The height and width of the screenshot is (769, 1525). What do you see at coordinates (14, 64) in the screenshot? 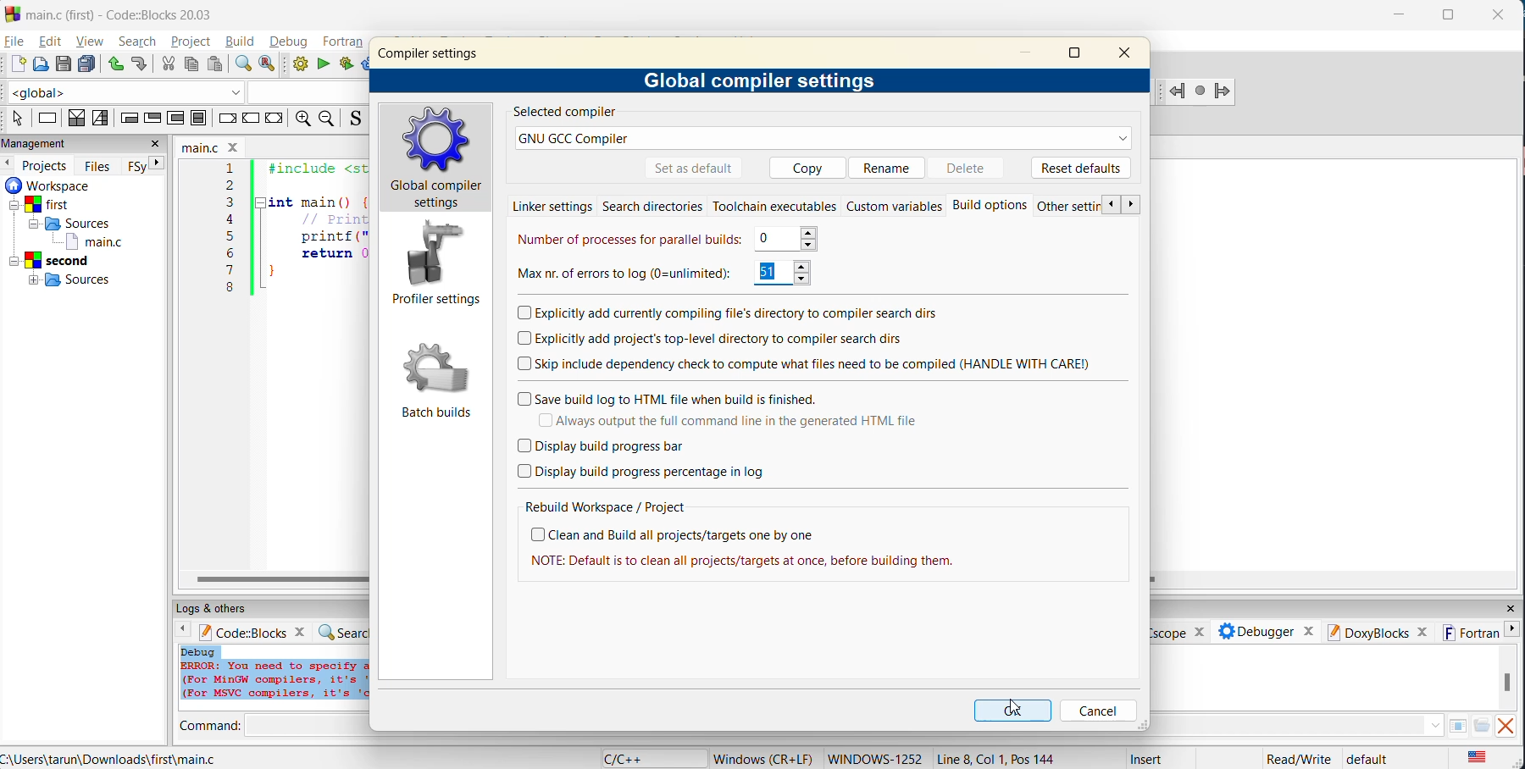
I see `new` at bounding box center [14, 64].